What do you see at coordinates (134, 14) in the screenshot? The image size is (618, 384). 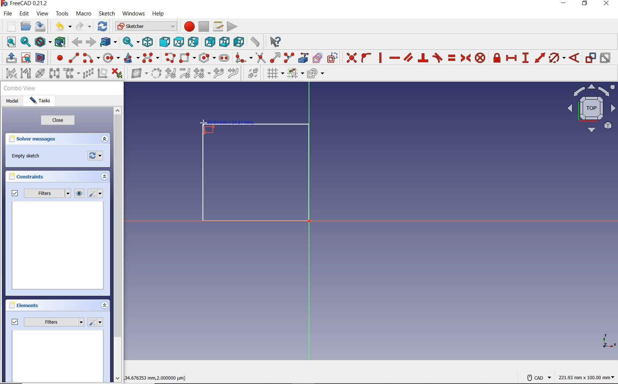 I see `windows` at bounding box center [134, 14].